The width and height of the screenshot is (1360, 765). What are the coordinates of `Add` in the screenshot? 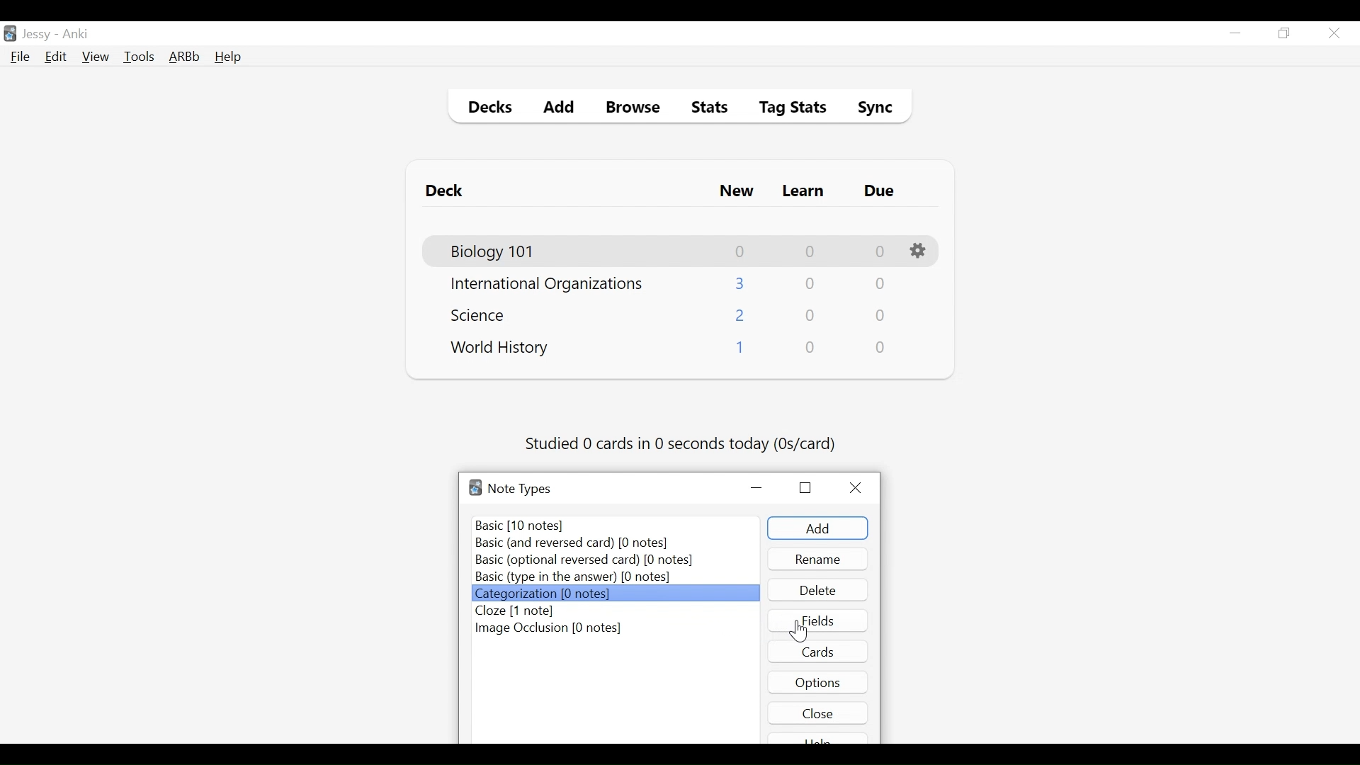 It's located at (560, 109).